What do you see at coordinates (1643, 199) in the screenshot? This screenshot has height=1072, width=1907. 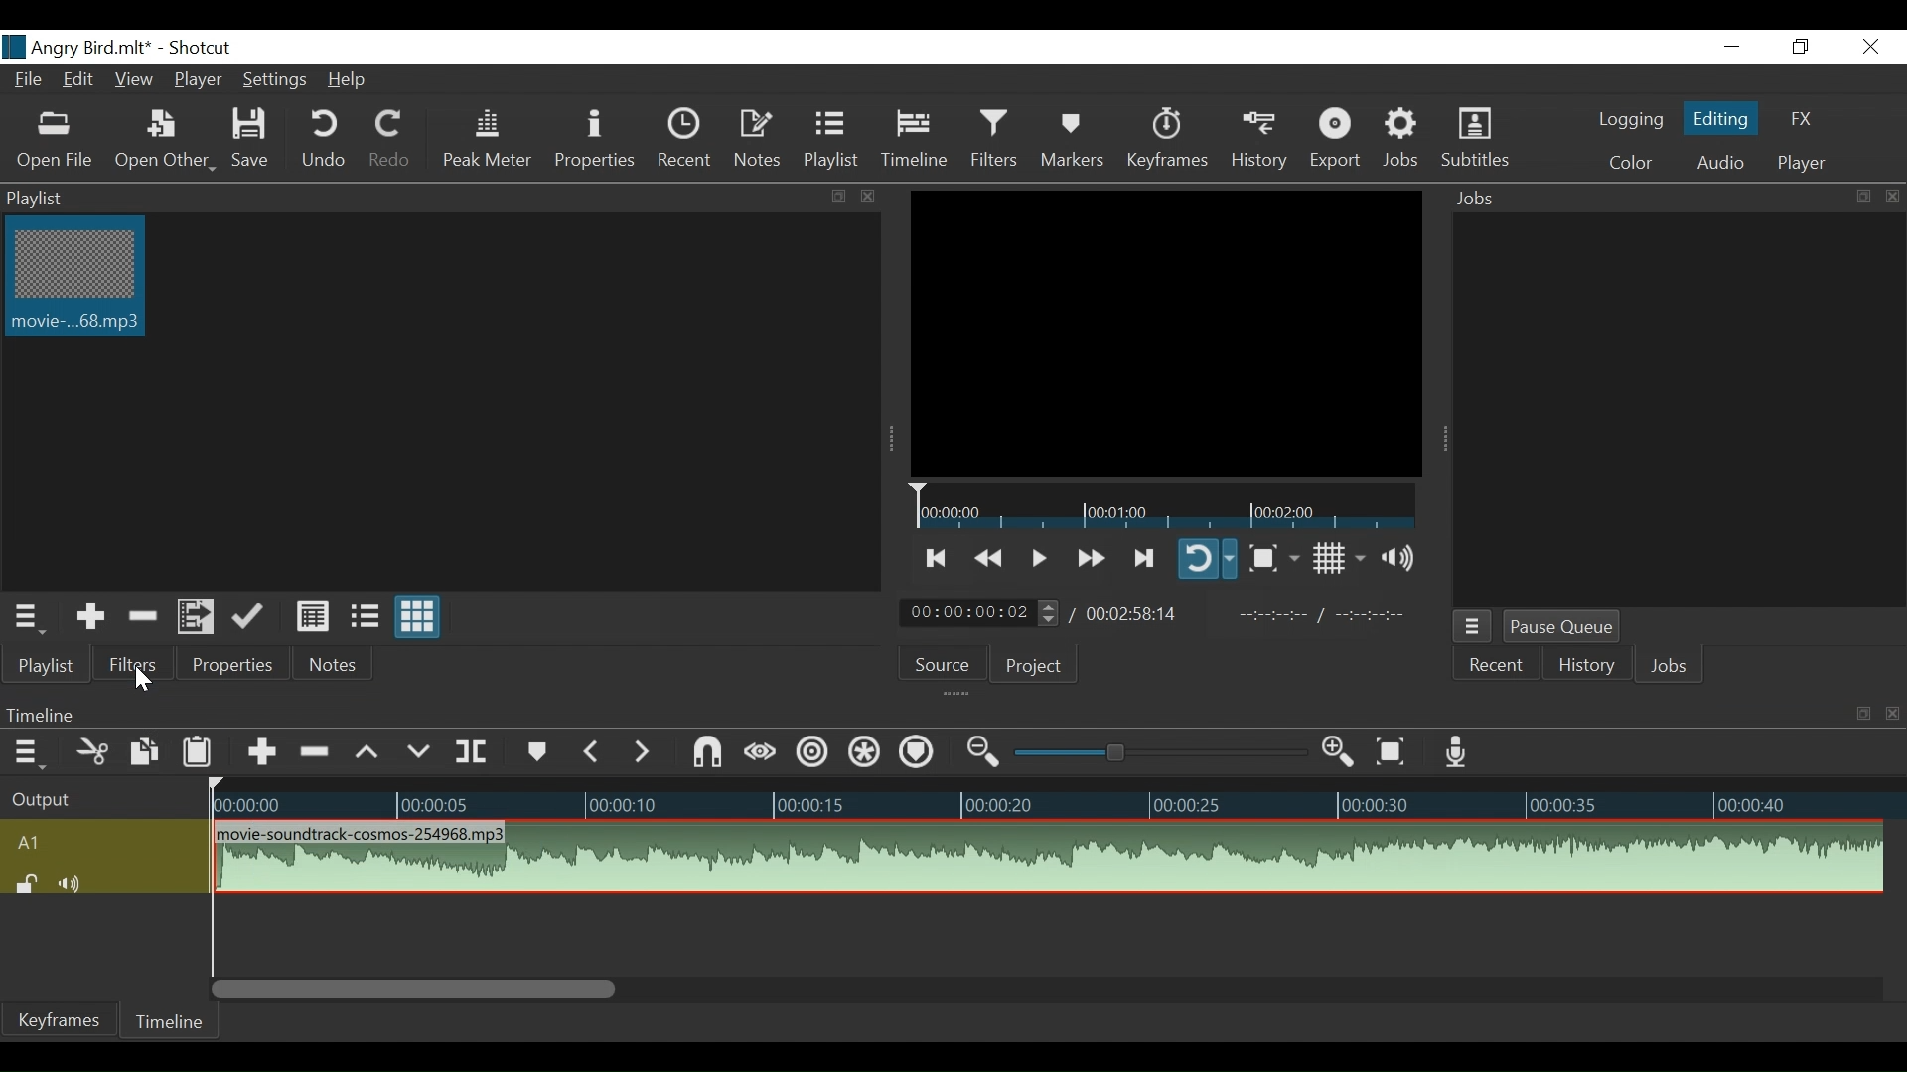 I see `Jobs` at bounding box center [1643, 199].